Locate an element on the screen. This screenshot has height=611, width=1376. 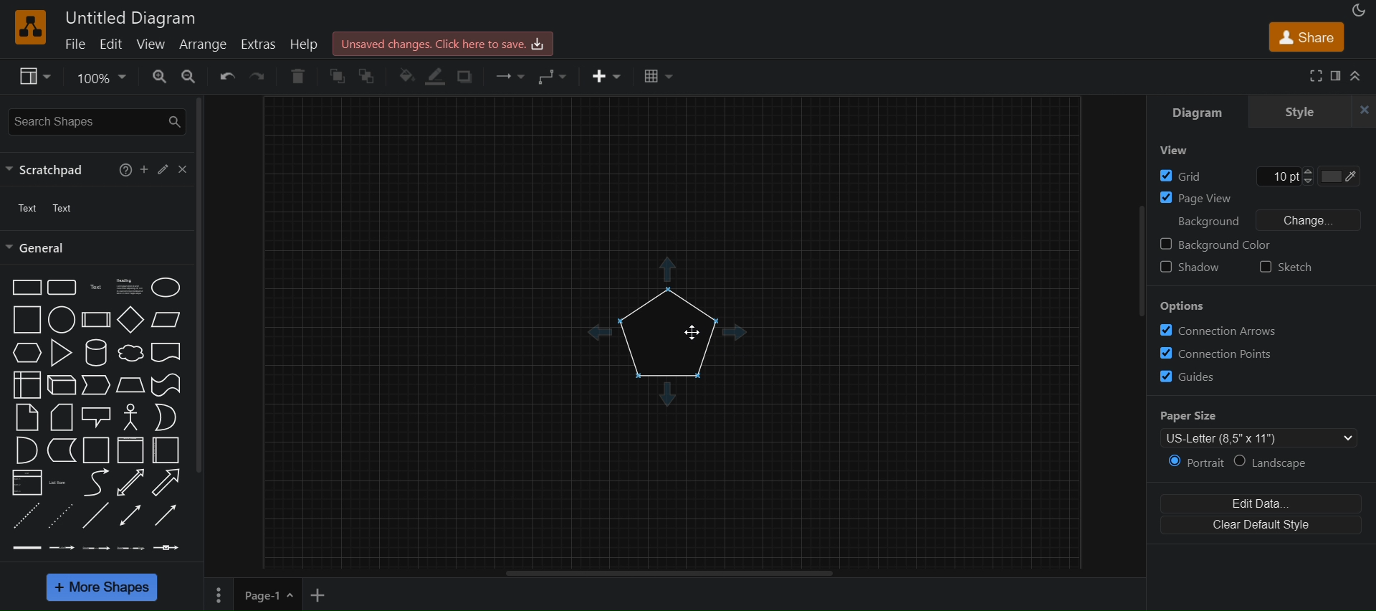
vertical scroll bar is located at coordinates (198, 287).